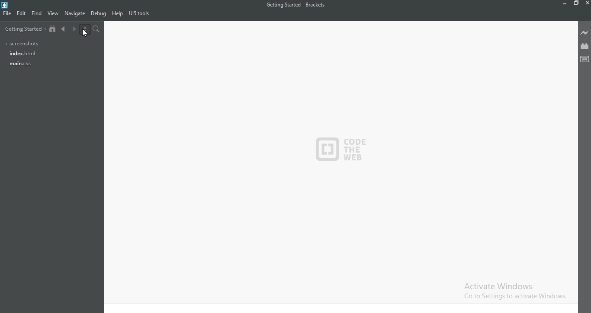 The image size is (591, 313). What do you see at coordinates (513, 291) in the screenshot?
I see `Activate Windows
Go to Settings to activate Windows.` at bounding box center [513, 291].